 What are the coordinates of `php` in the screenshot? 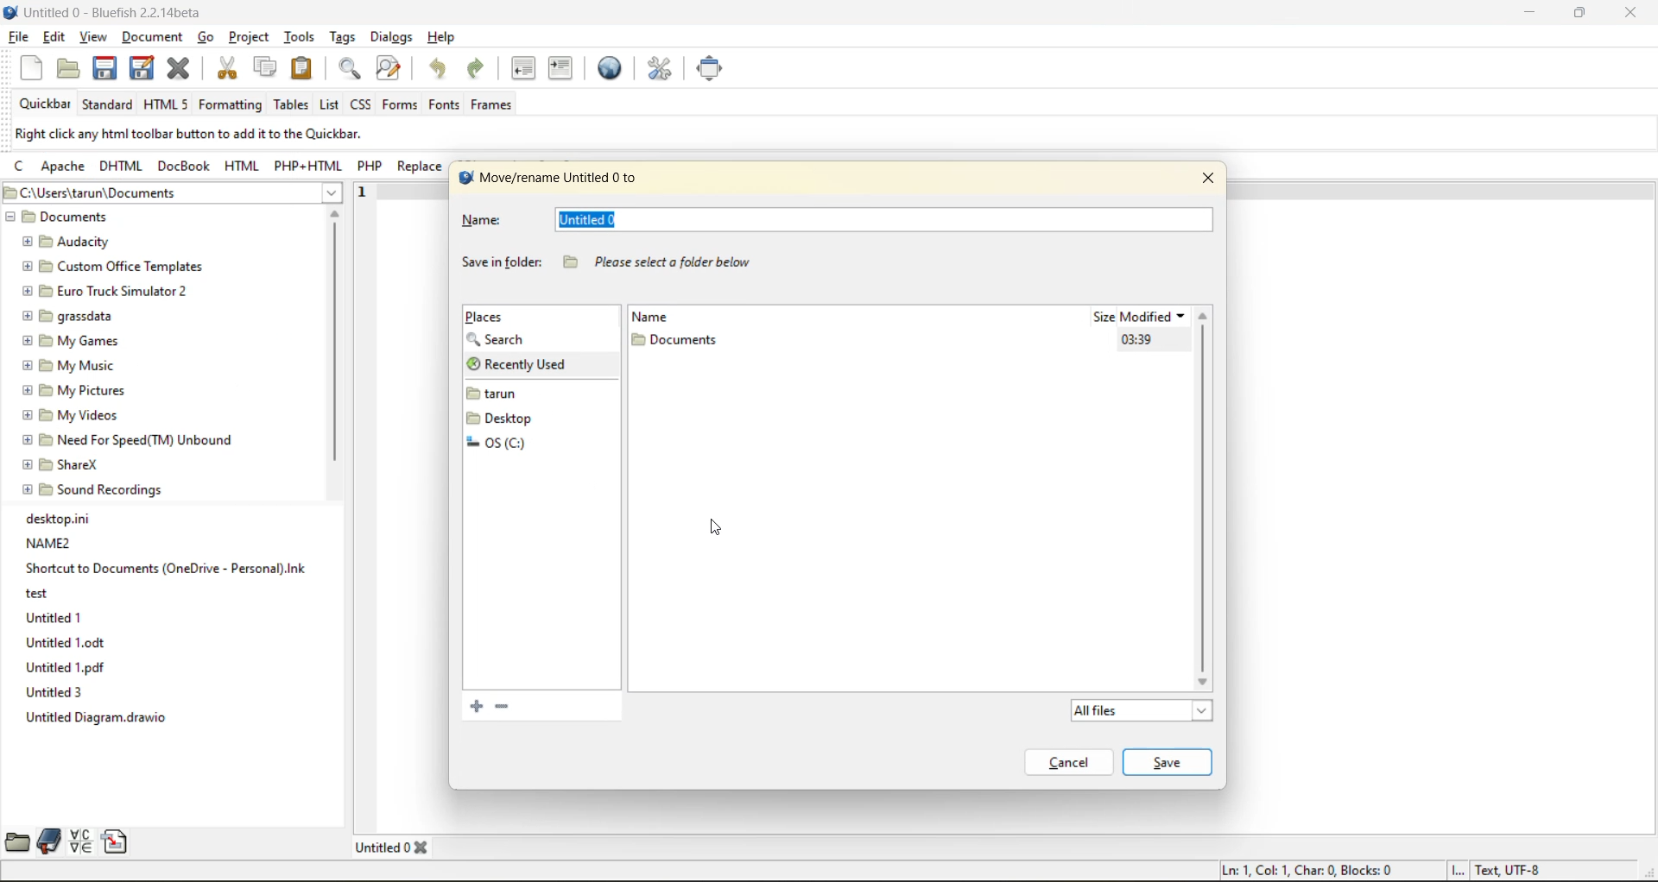 It's located at (374, 169).